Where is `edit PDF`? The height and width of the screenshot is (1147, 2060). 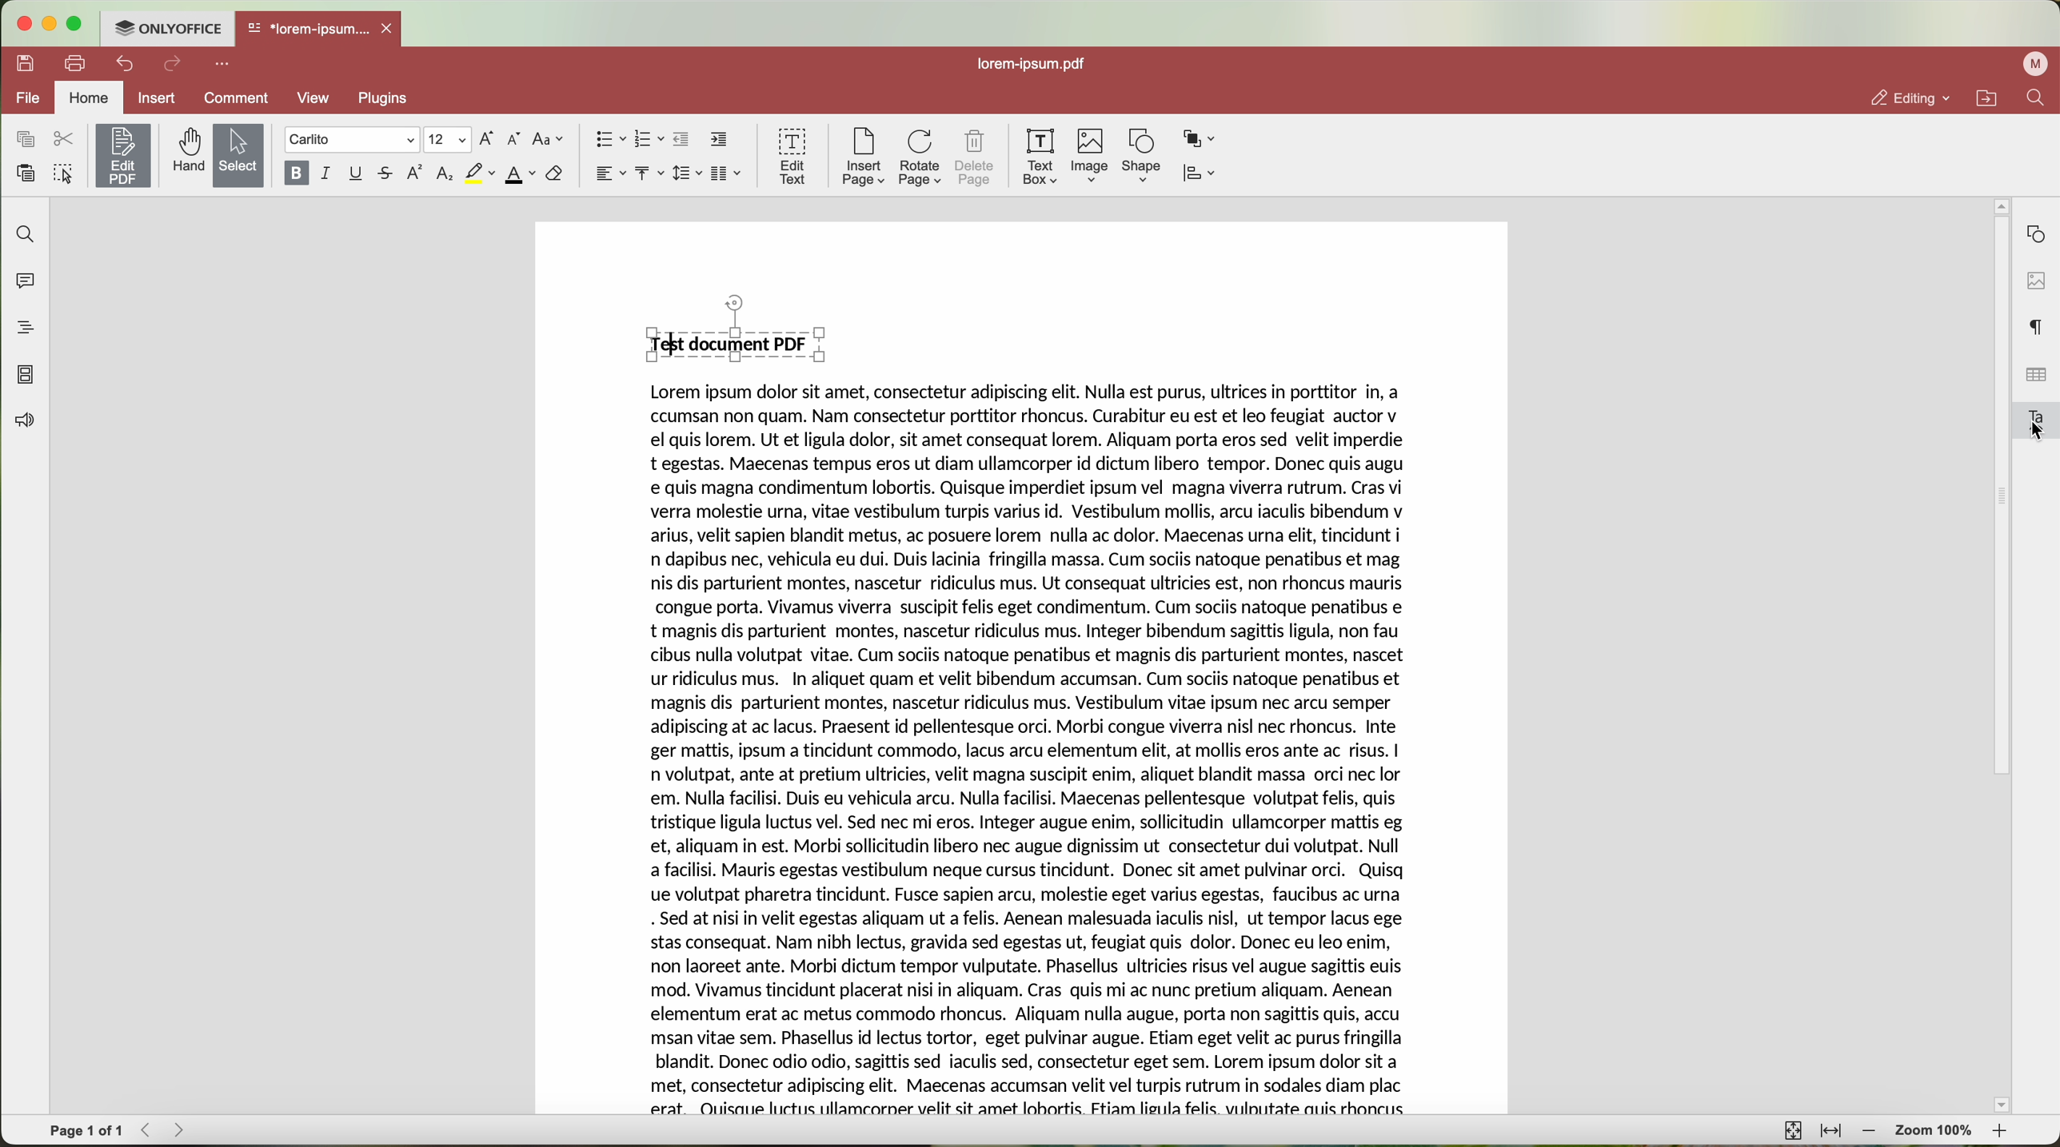
edit PDF is located at coordinates (121, 155).